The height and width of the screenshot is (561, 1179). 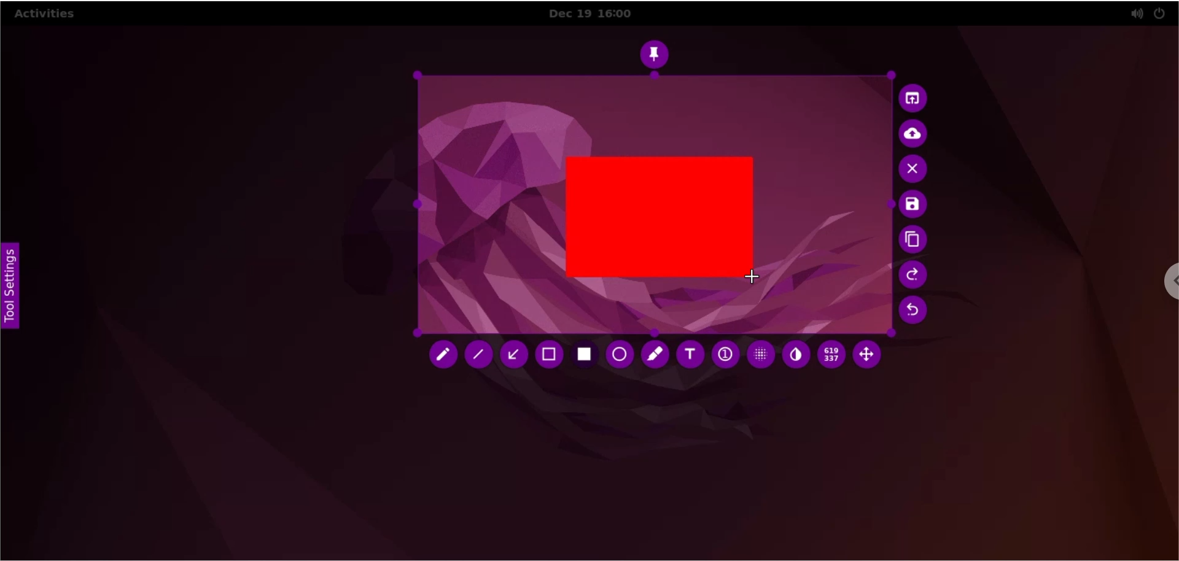 What do you see at coordinates (912, 241) in the screenshot?
I see `copy to clipboards` at bounding box center [912, 241].